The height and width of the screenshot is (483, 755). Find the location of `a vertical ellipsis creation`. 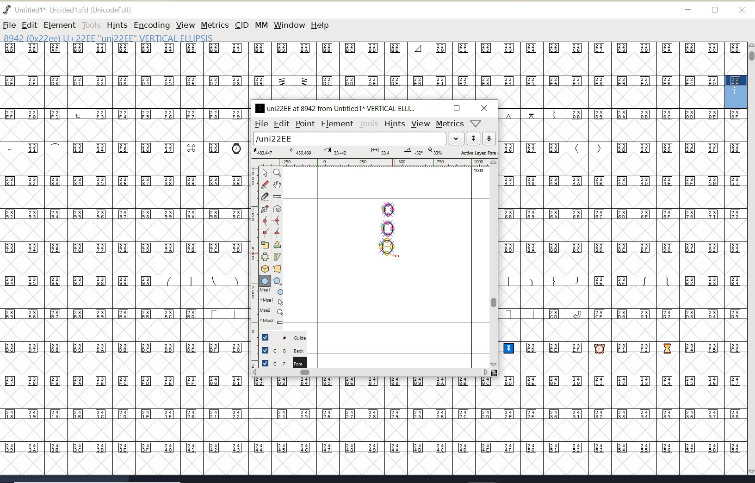

a vertical ellipsis creation is located at coordinates (389, 208).